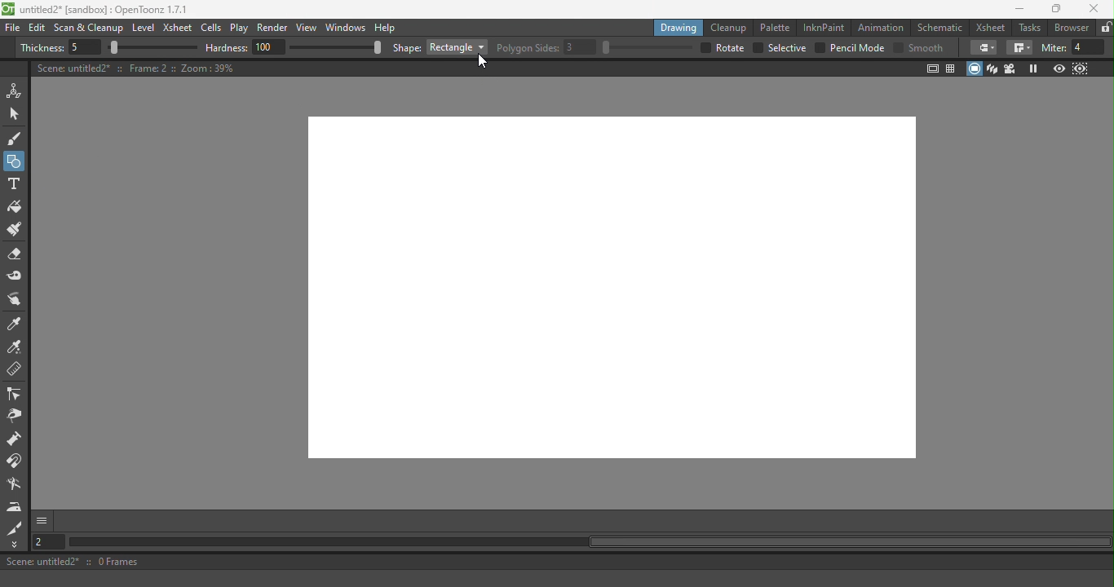 The height and width of the screenshot is (587, 1114). Describe the element at coordinates (1060, 67) in the screenshot. I see `Preview` at that location.